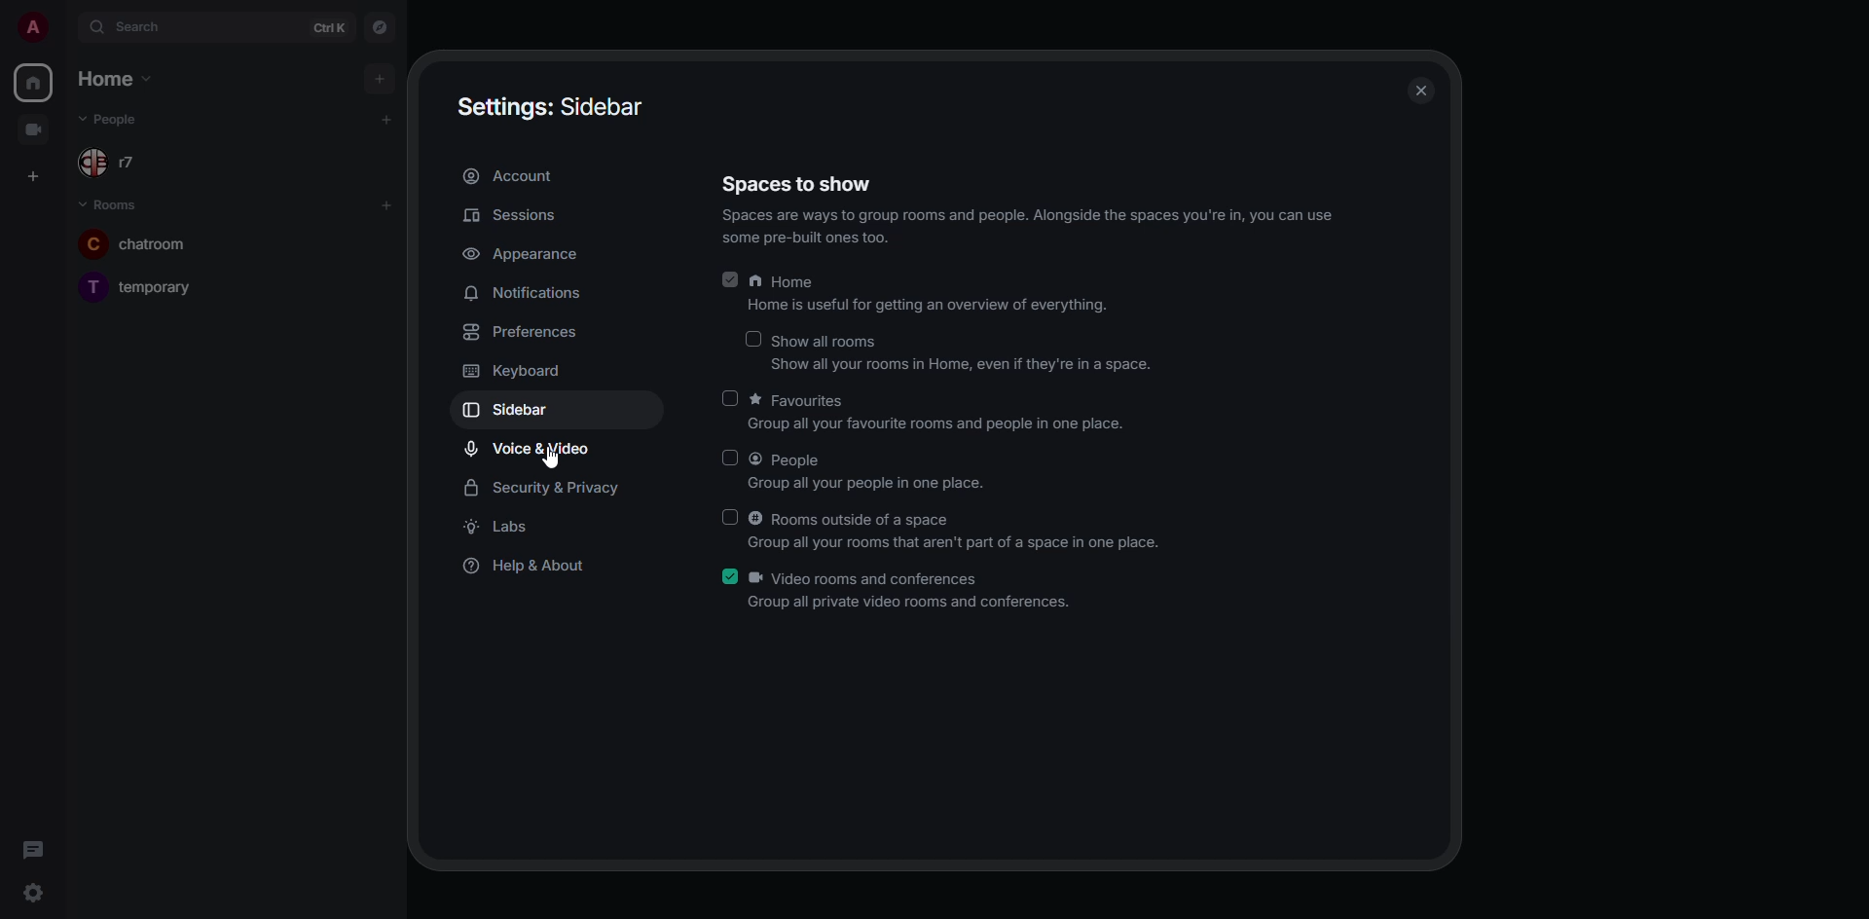 The height and width of the screenshot is (919, 1869). I want to click on home, so click(35, 80).